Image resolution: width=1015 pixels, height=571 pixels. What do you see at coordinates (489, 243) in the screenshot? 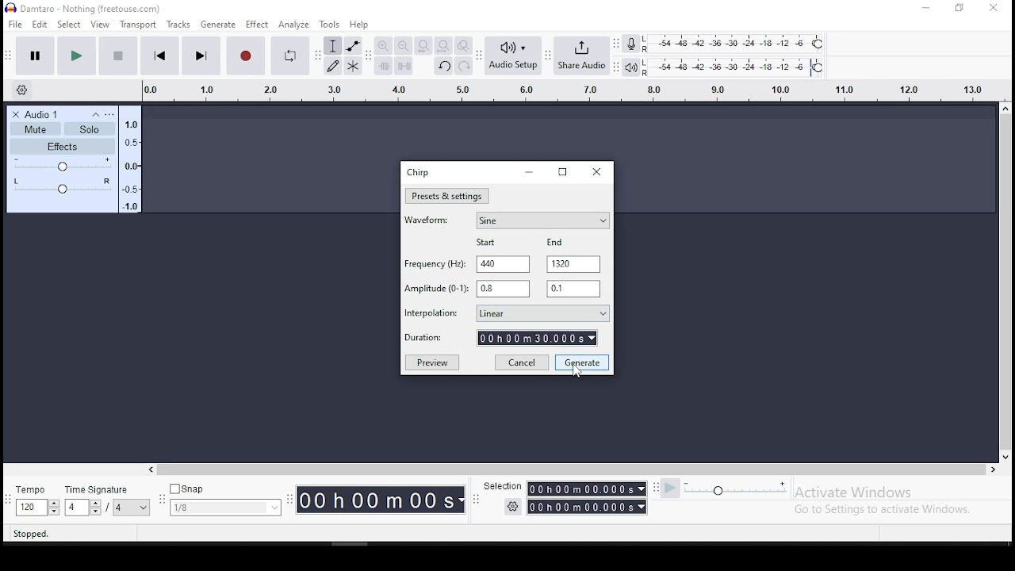
I see `start` at bounding box center [489, 243].